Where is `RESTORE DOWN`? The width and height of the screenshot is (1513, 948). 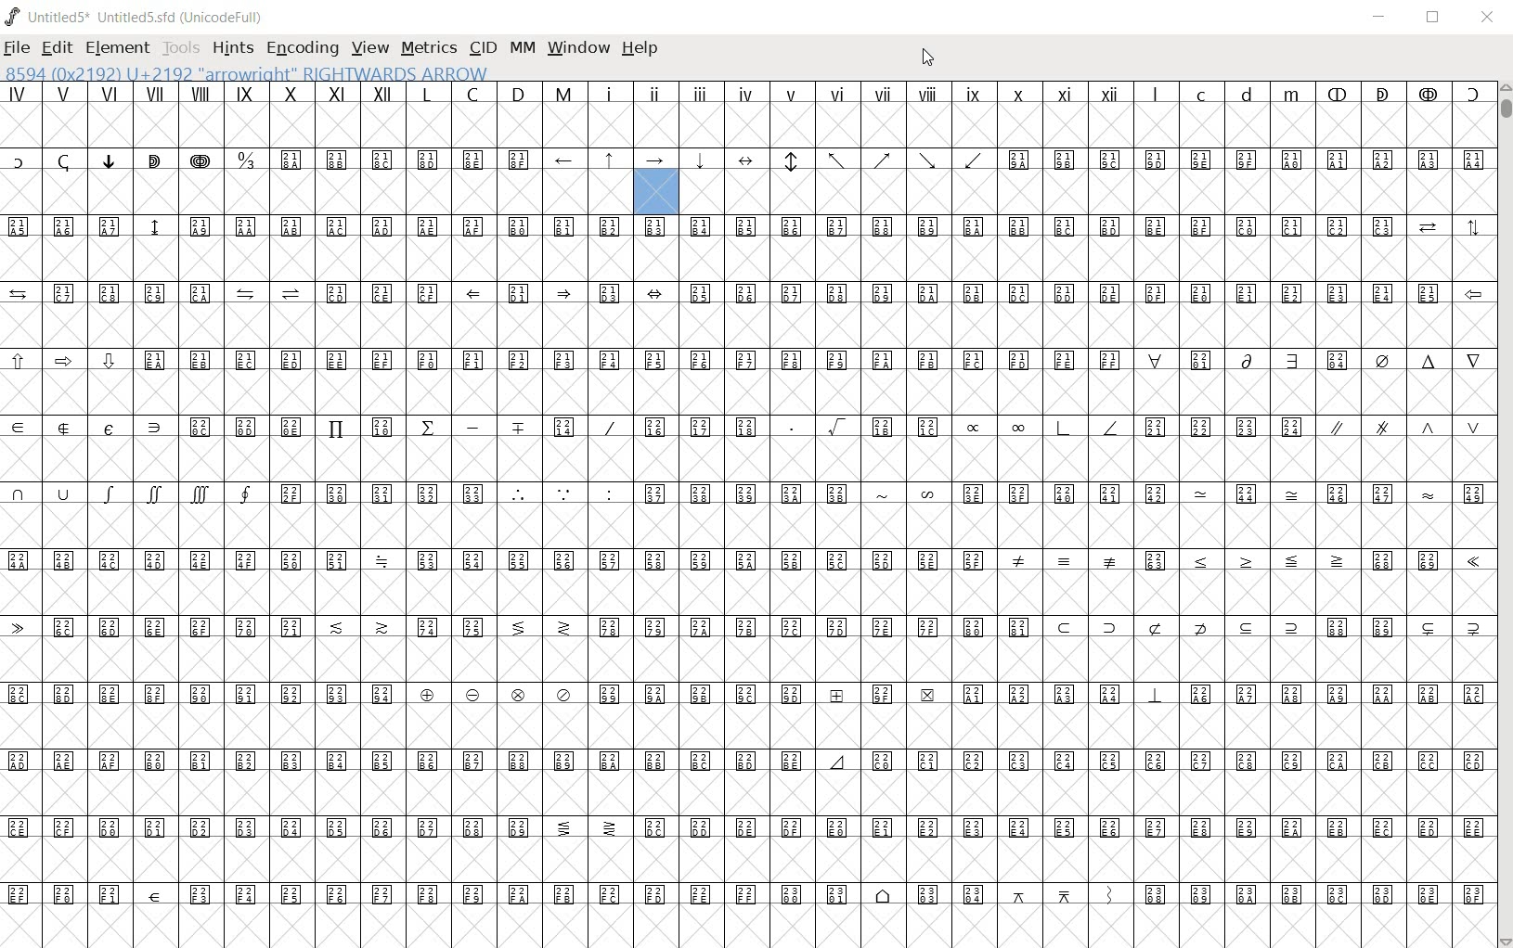
RESTORE DOWN is located at coordinates (1433, 18).